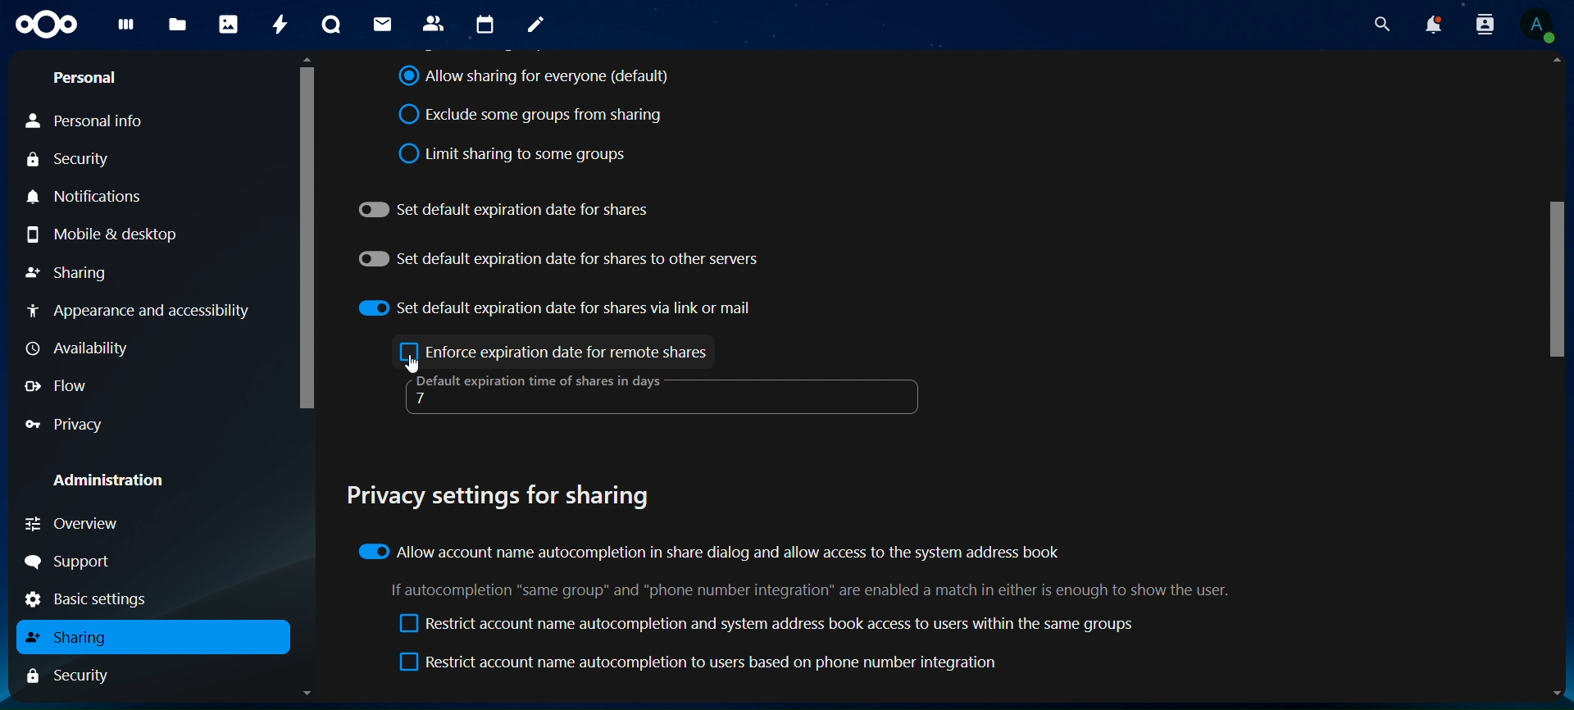 This screenshot has height=710, width=1574. What do you see at coordinates (72, 424) in the screenshot?
I see `privacy` at bounding box center [72, 424].